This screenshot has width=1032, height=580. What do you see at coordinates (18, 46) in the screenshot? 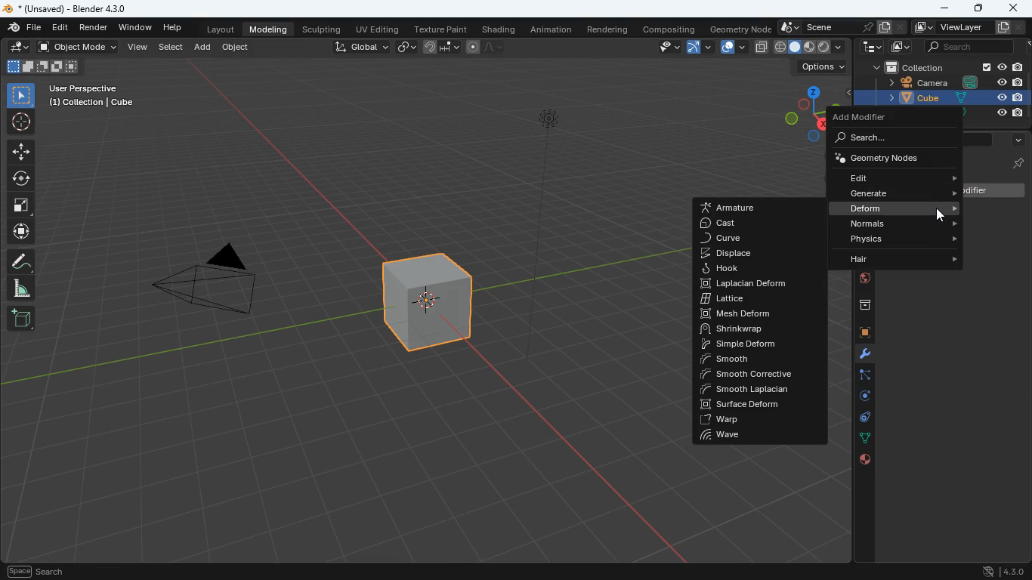
I see `edit` at bounding box center [18, 46].